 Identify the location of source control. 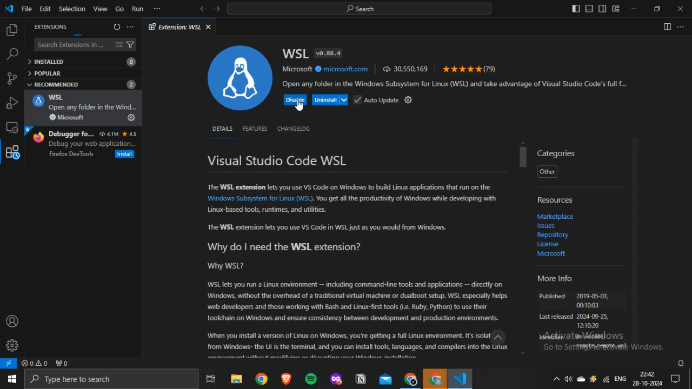
(11, 78).